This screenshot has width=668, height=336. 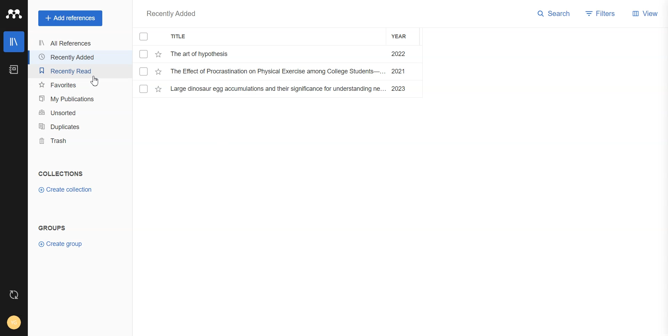 I want to click on Recently Added, so click(x=170, y=14).